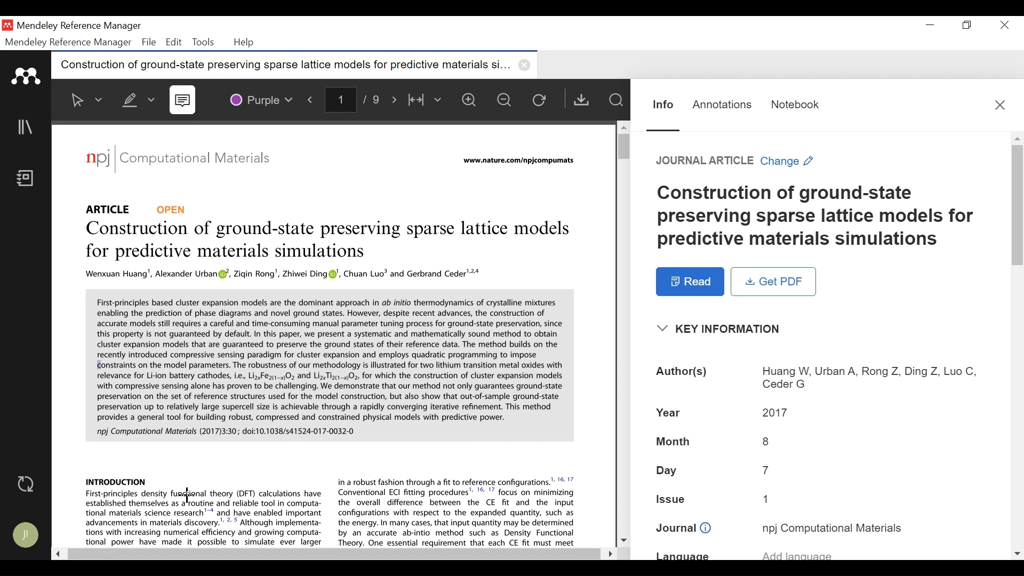 The height and width of the screenshot is (576, 1024). I want to click on Sticky Note, so click(185, 101).